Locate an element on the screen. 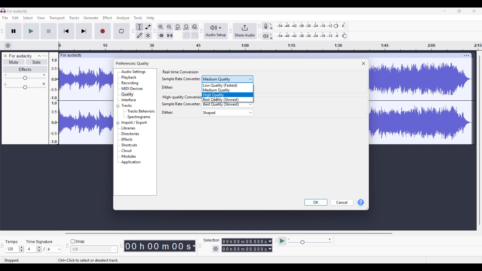 The image size is (482, 271). Change dimension is located at coordinates (367, 208).